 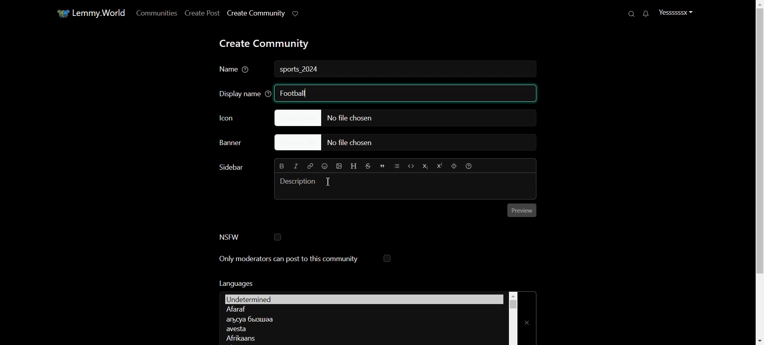 What do you see at coordinates (405, 117) in the screenshot?
I see `Choose file` at bounding box center [405, 117].